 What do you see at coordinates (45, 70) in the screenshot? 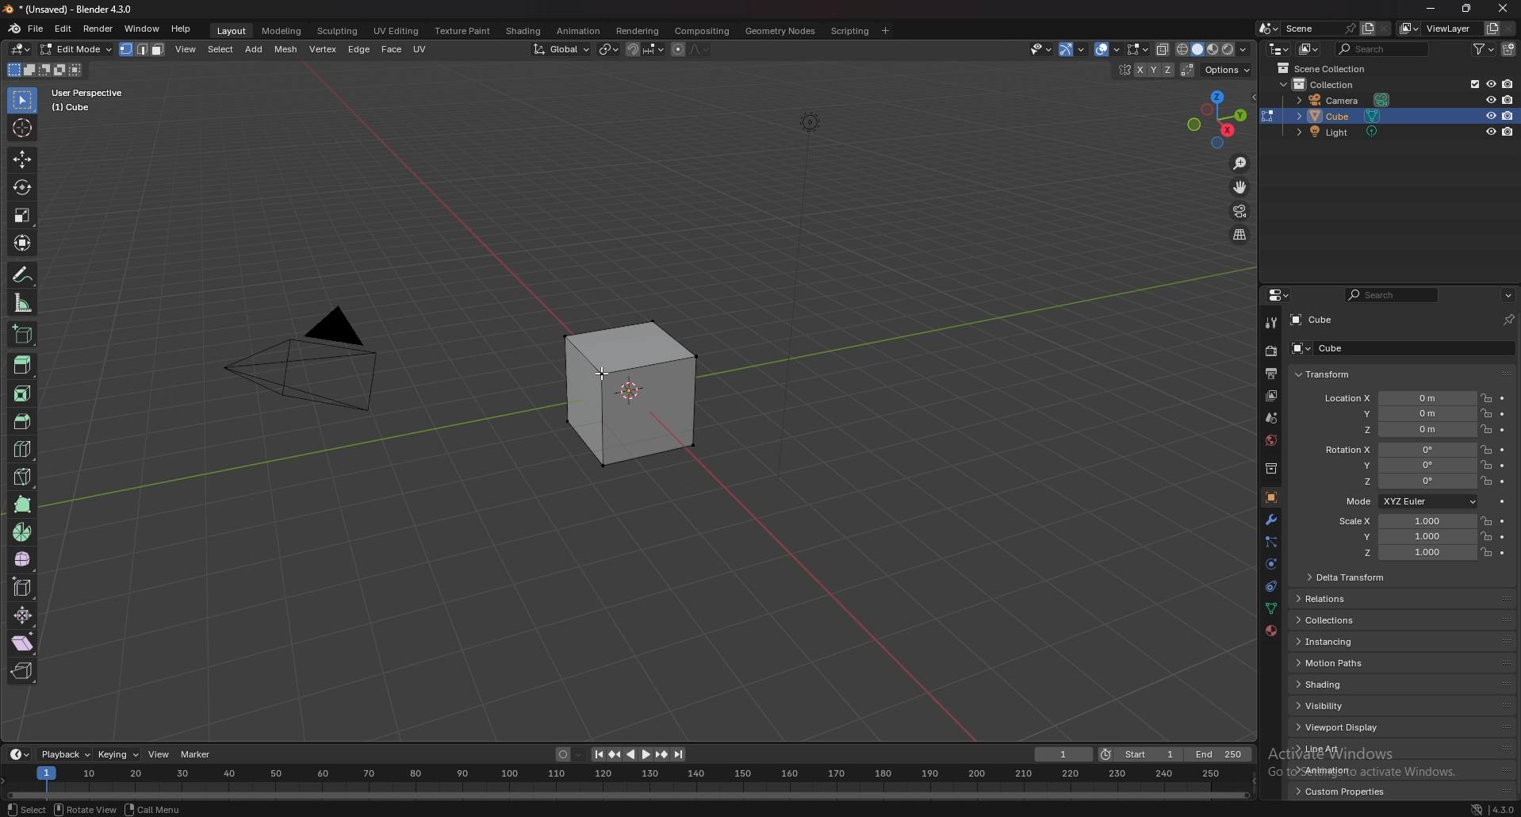
I see `modes` at bounding box center [45, 70].